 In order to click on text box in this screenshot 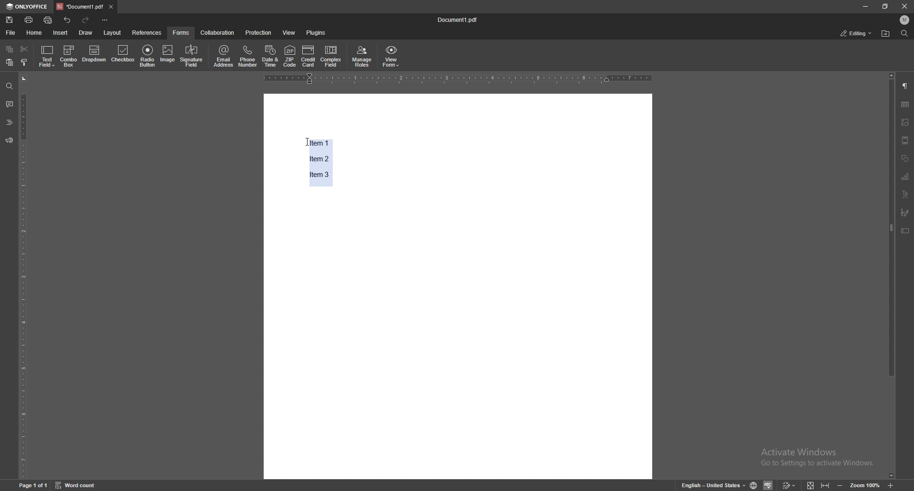, I will do `click(906, 231)`.